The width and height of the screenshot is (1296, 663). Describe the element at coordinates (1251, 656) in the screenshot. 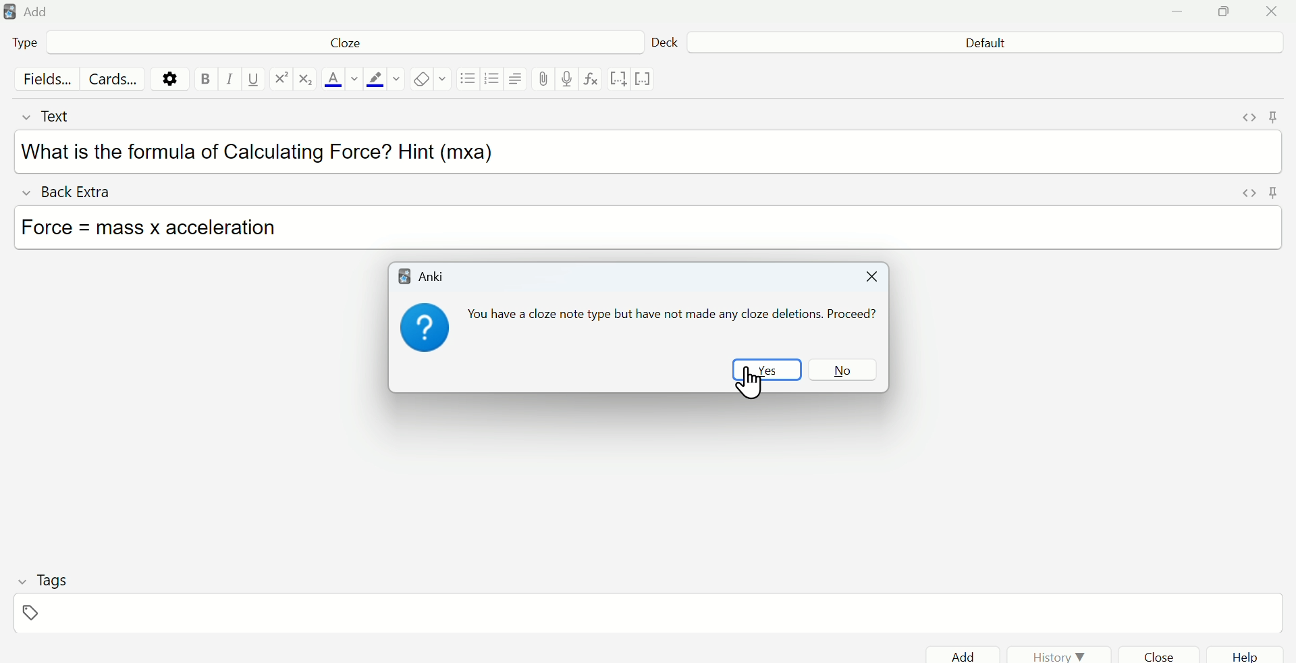

I see `help` at that location.